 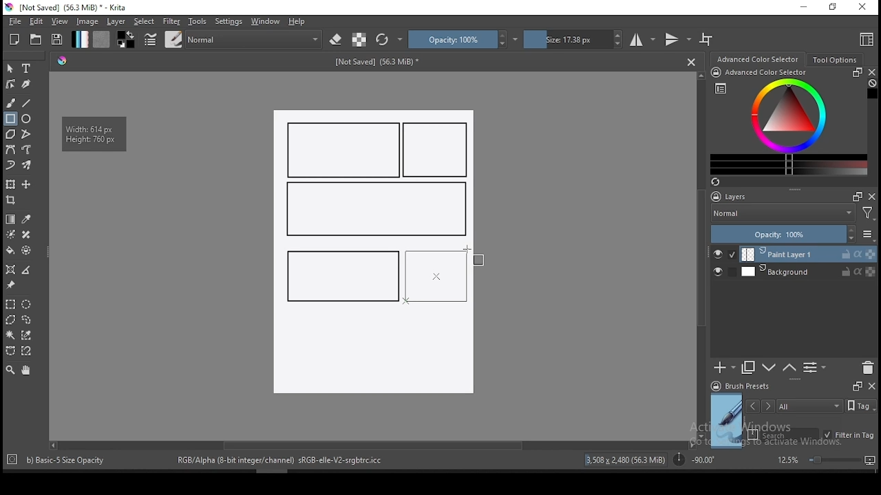 What do you see at coordinates (28, 166) in the screenshot?
I see `multibrush tool` at bounding box center [28, 166].